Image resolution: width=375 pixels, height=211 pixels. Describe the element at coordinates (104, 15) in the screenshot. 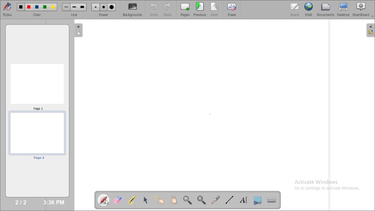

I see `eraser` at that location.